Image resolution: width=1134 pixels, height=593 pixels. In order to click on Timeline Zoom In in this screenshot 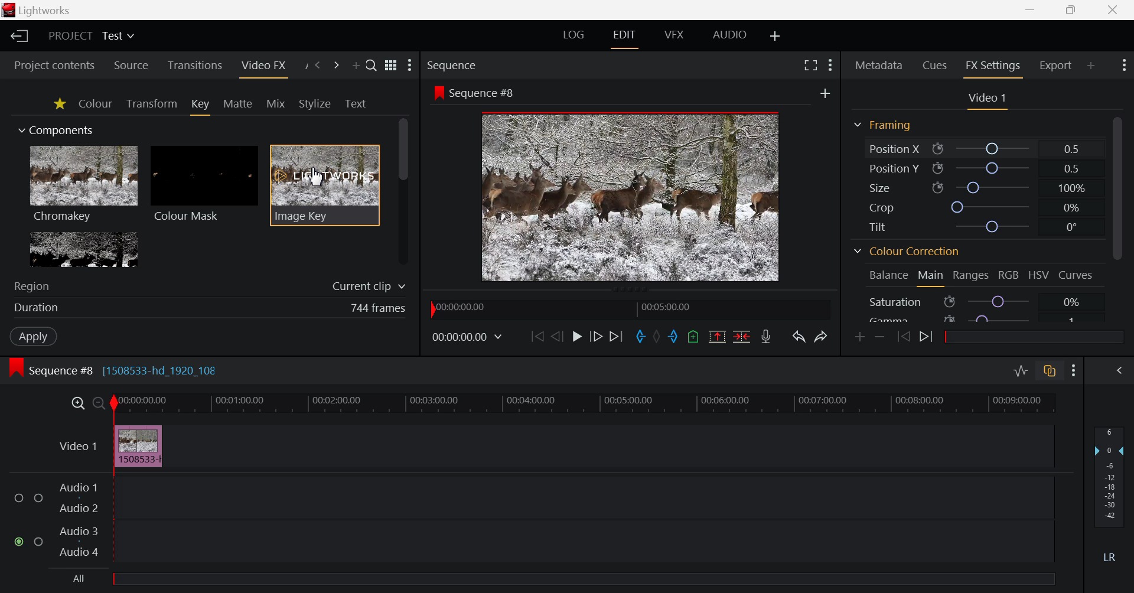, I will do `click(77, 401)`.